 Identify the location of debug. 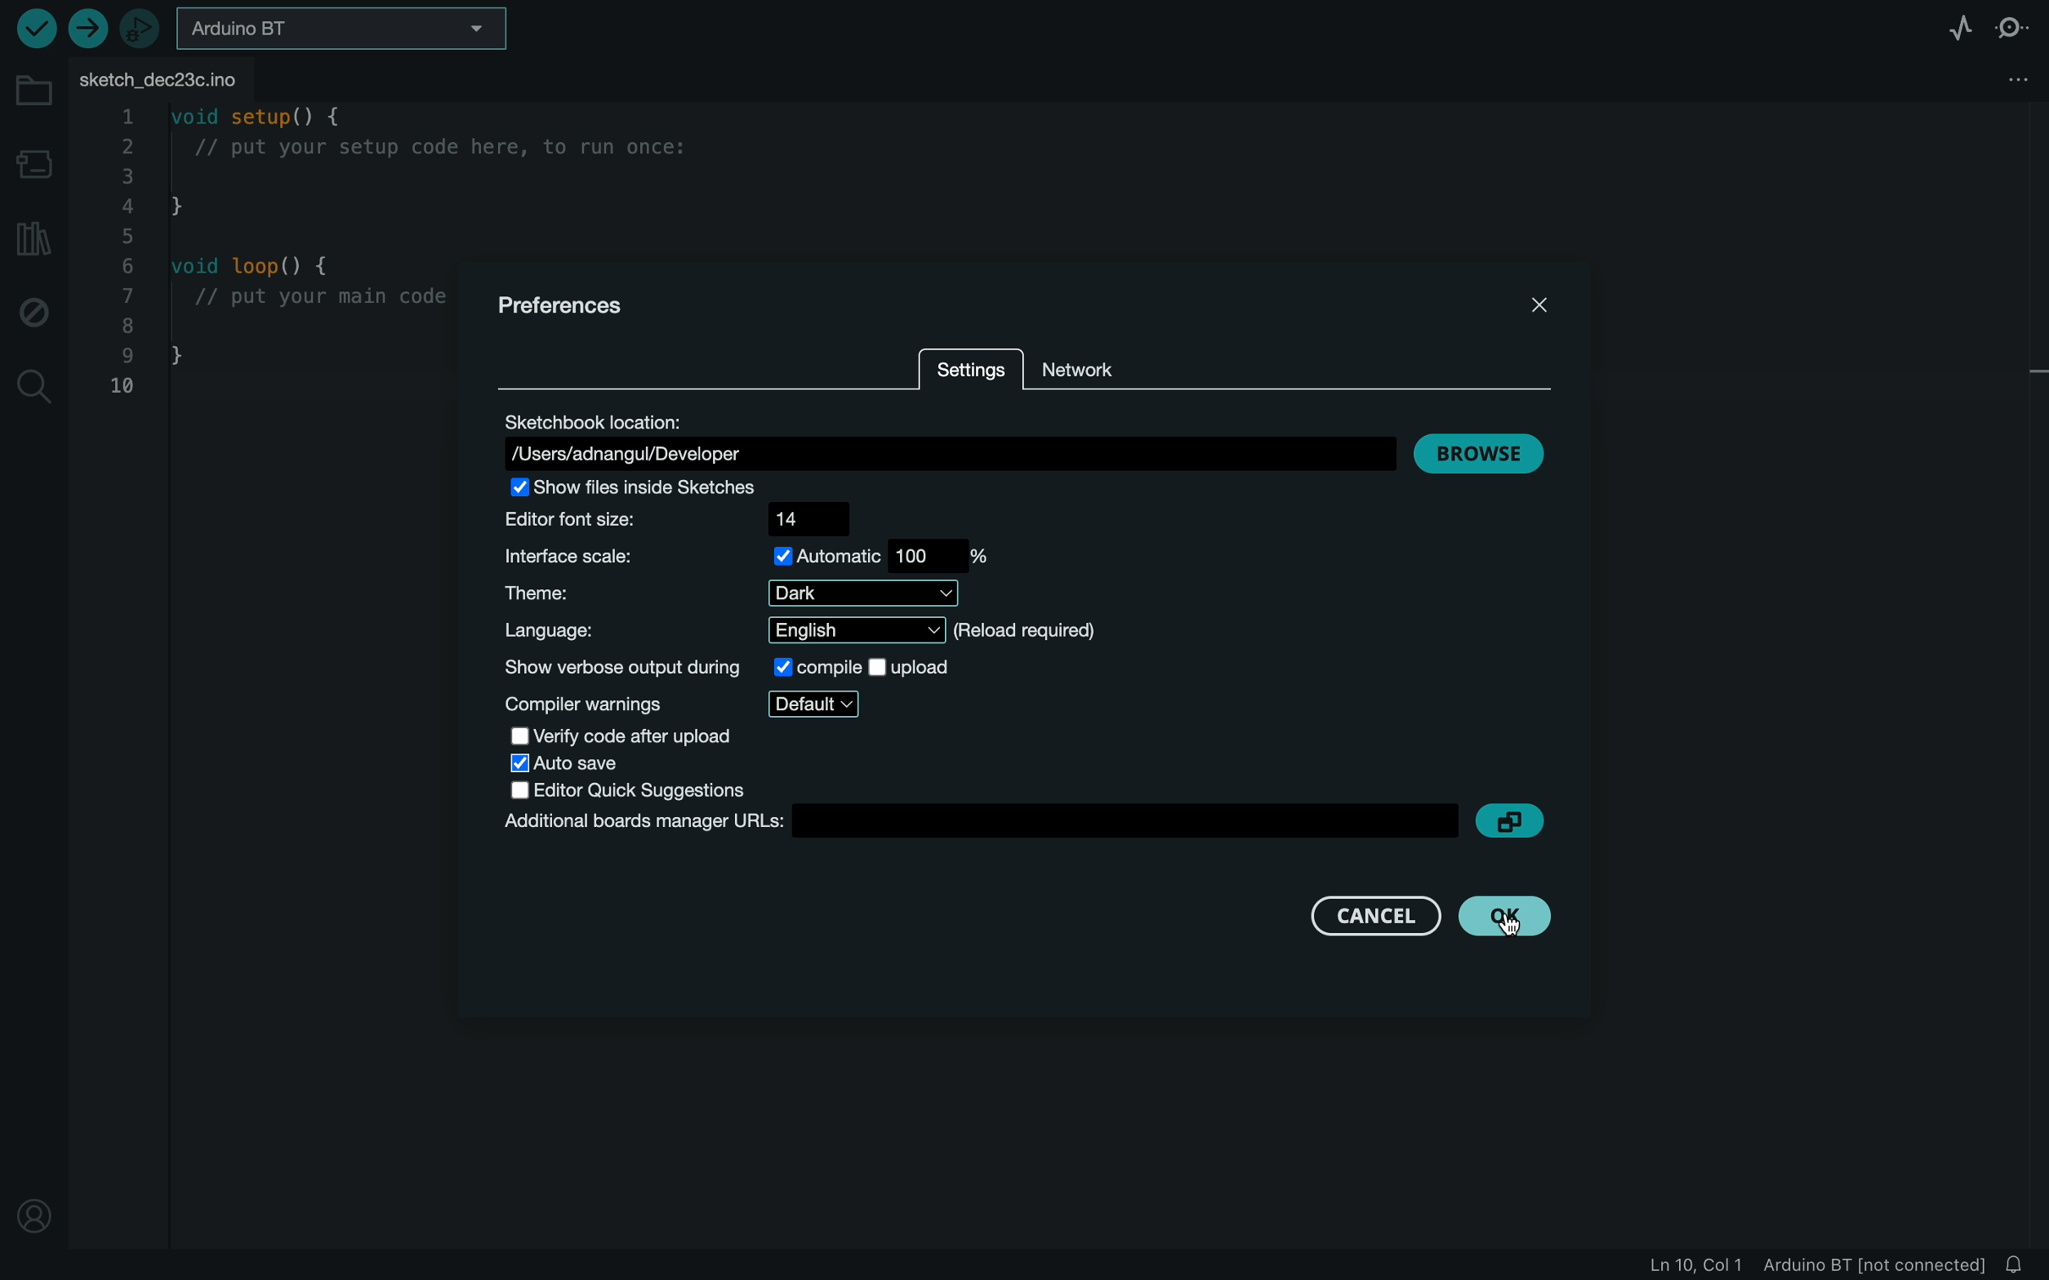
(35, 315).